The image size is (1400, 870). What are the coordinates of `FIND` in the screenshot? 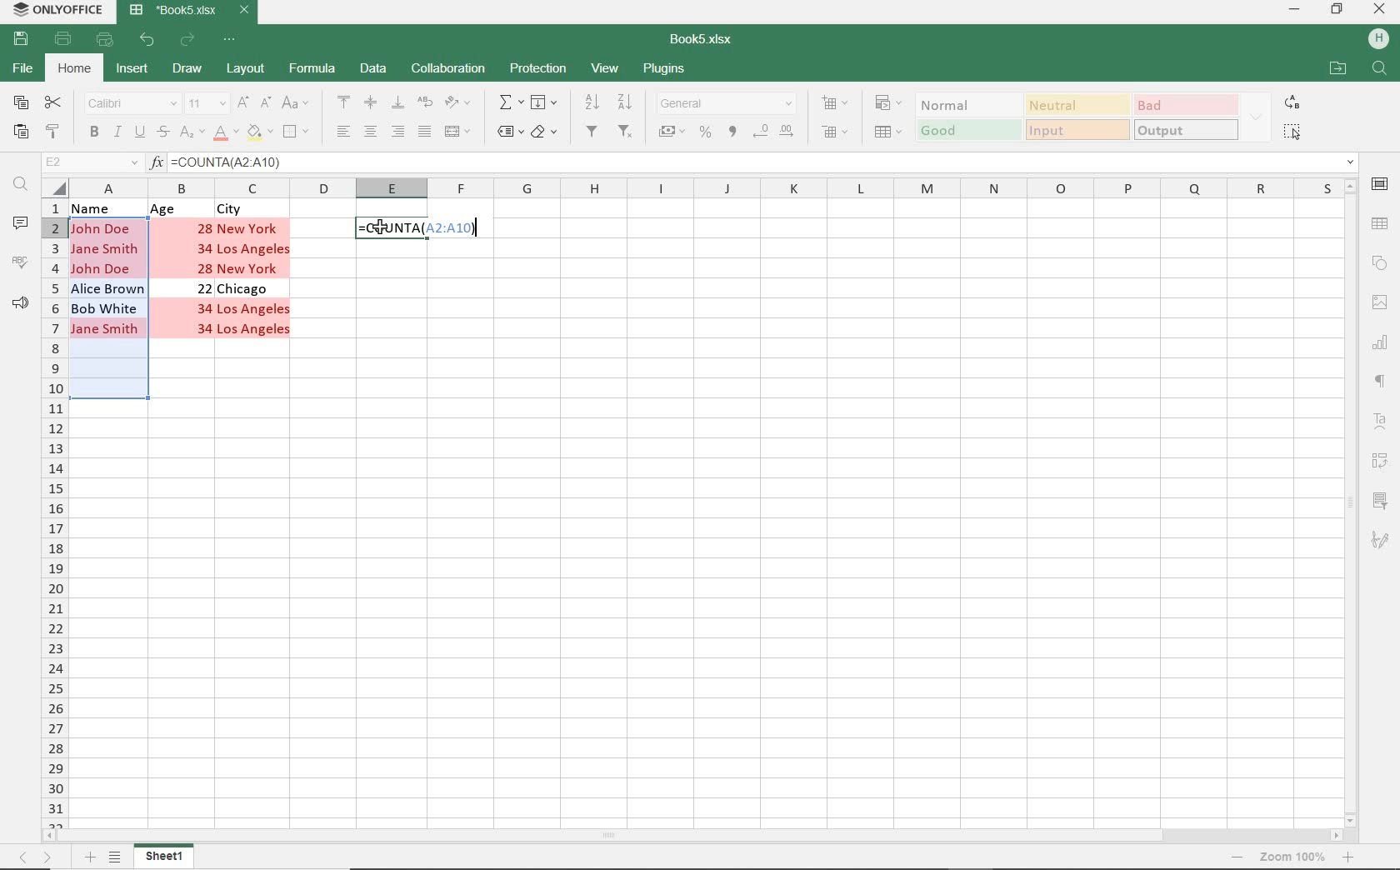 It's located at (1381, 71).